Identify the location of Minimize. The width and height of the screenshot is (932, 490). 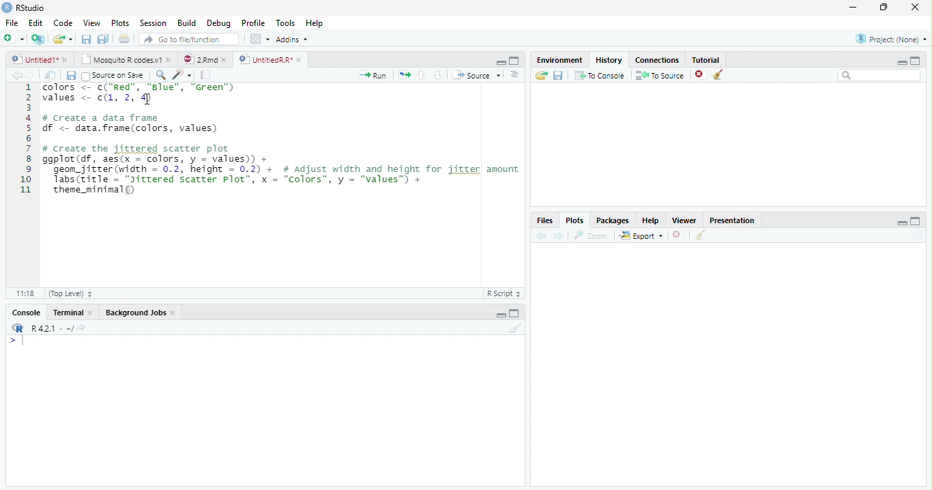
(901, 62).